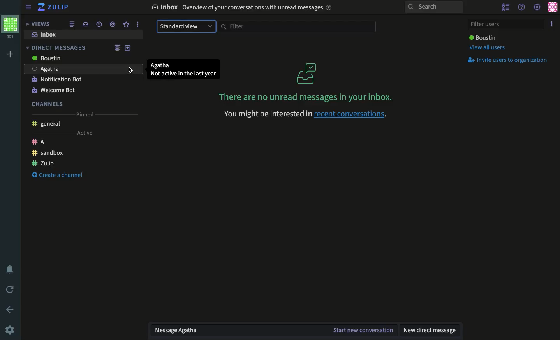 Image resolution: width=560 pixels, height=340 pixels. What do you see at coordinates (434, 7) in the screenshot?
I see `Search` at bounding box center [434, 7].